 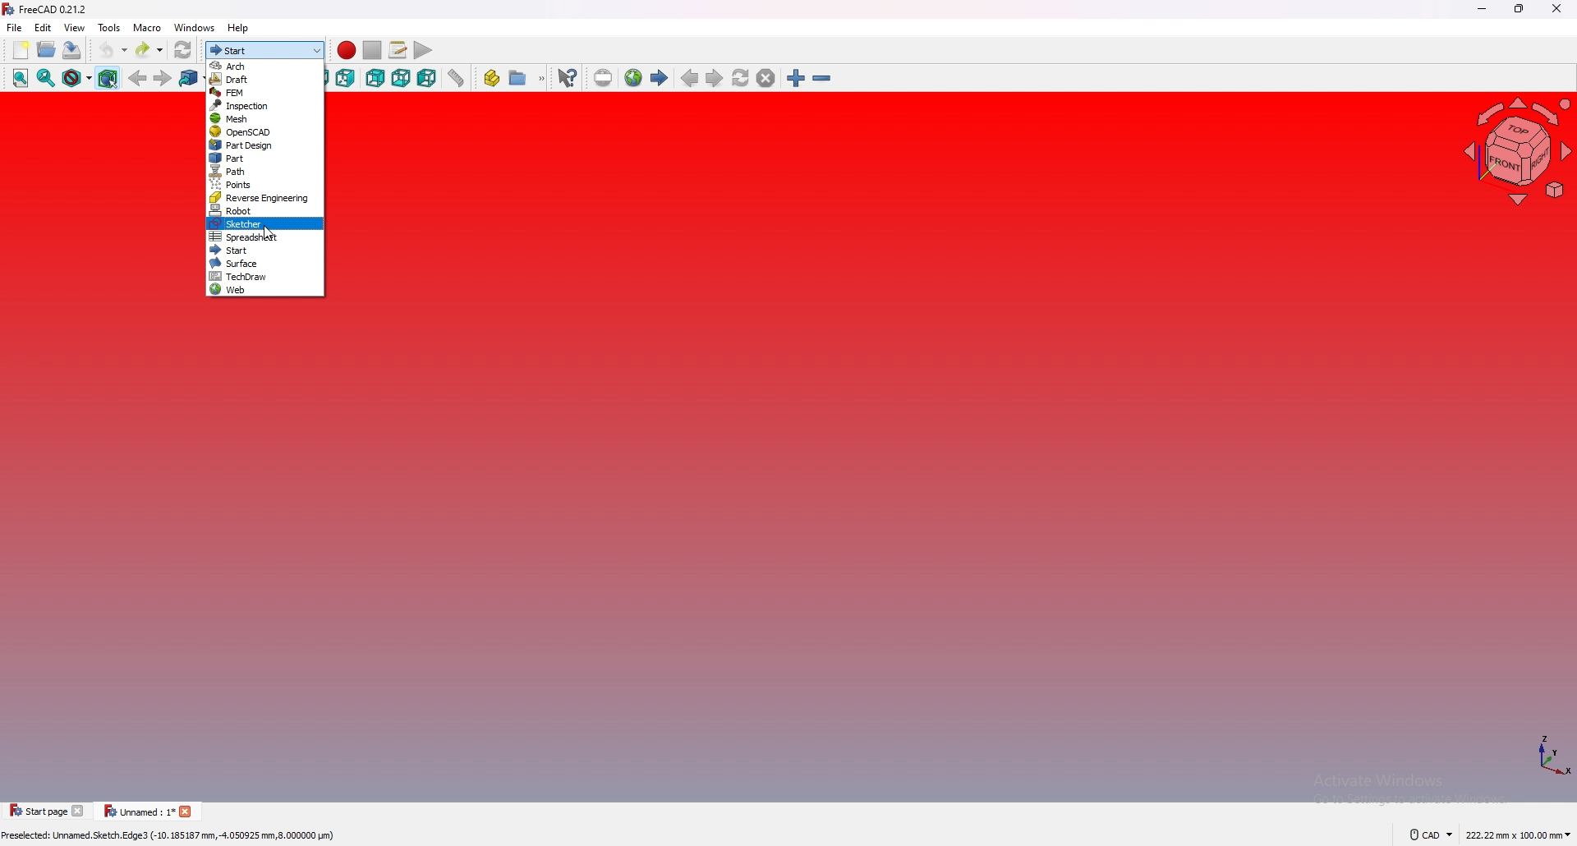 I want to click on sketcher, so click(x=264, y=223).